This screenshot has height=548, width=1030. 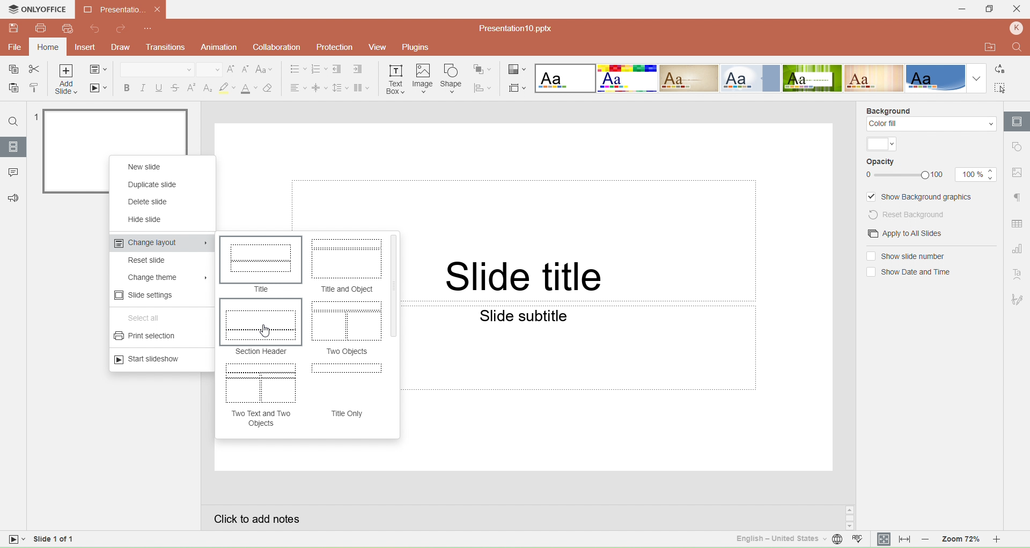 What do you see at coordinates (41, 30) in the screenshot?
I see `Print file` at bounding box center [41, 30].